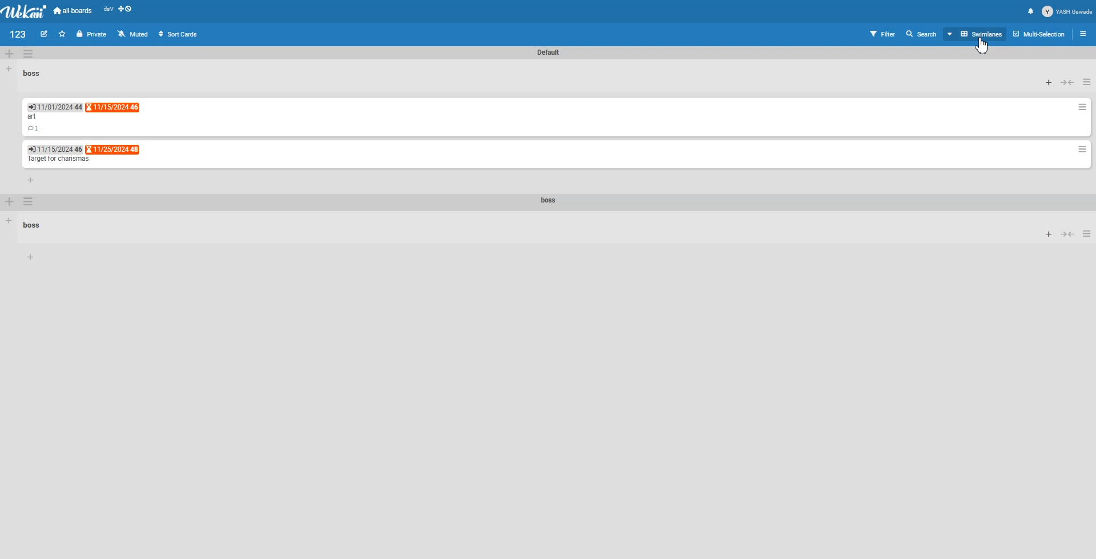 This screenshot has height=559, width=1096. I want to click on Text, so click(32, 118).